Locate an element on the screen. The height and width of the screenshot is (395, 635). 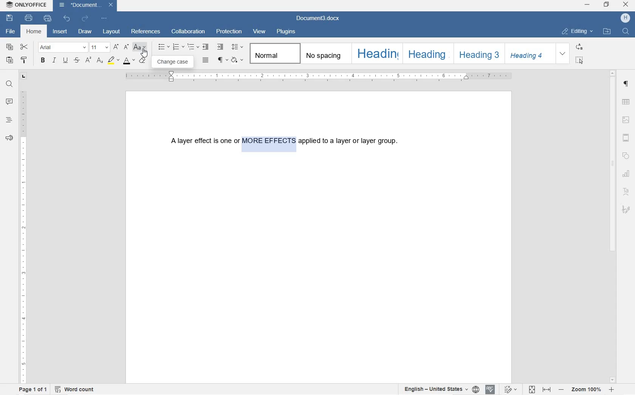
TABLE is located at coordinates (626, 103).